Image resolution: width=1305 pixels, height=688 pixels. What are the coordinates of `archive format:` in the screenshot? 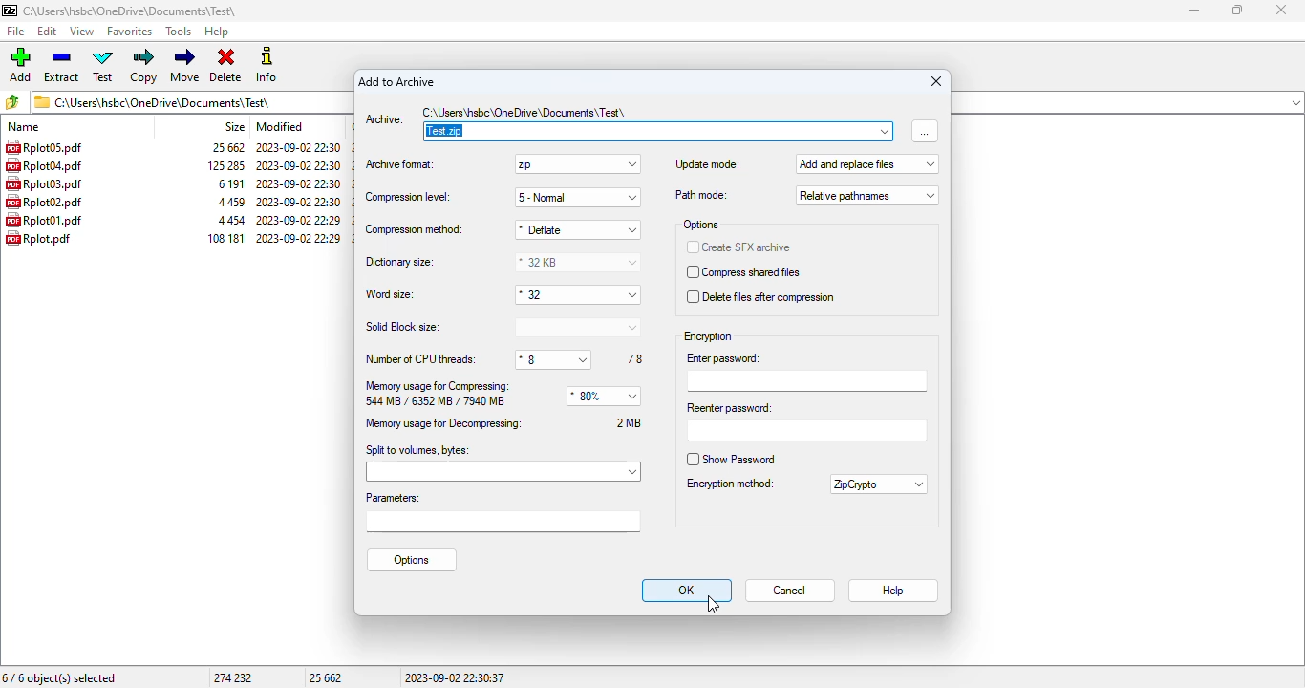 It's located at (400, 162).